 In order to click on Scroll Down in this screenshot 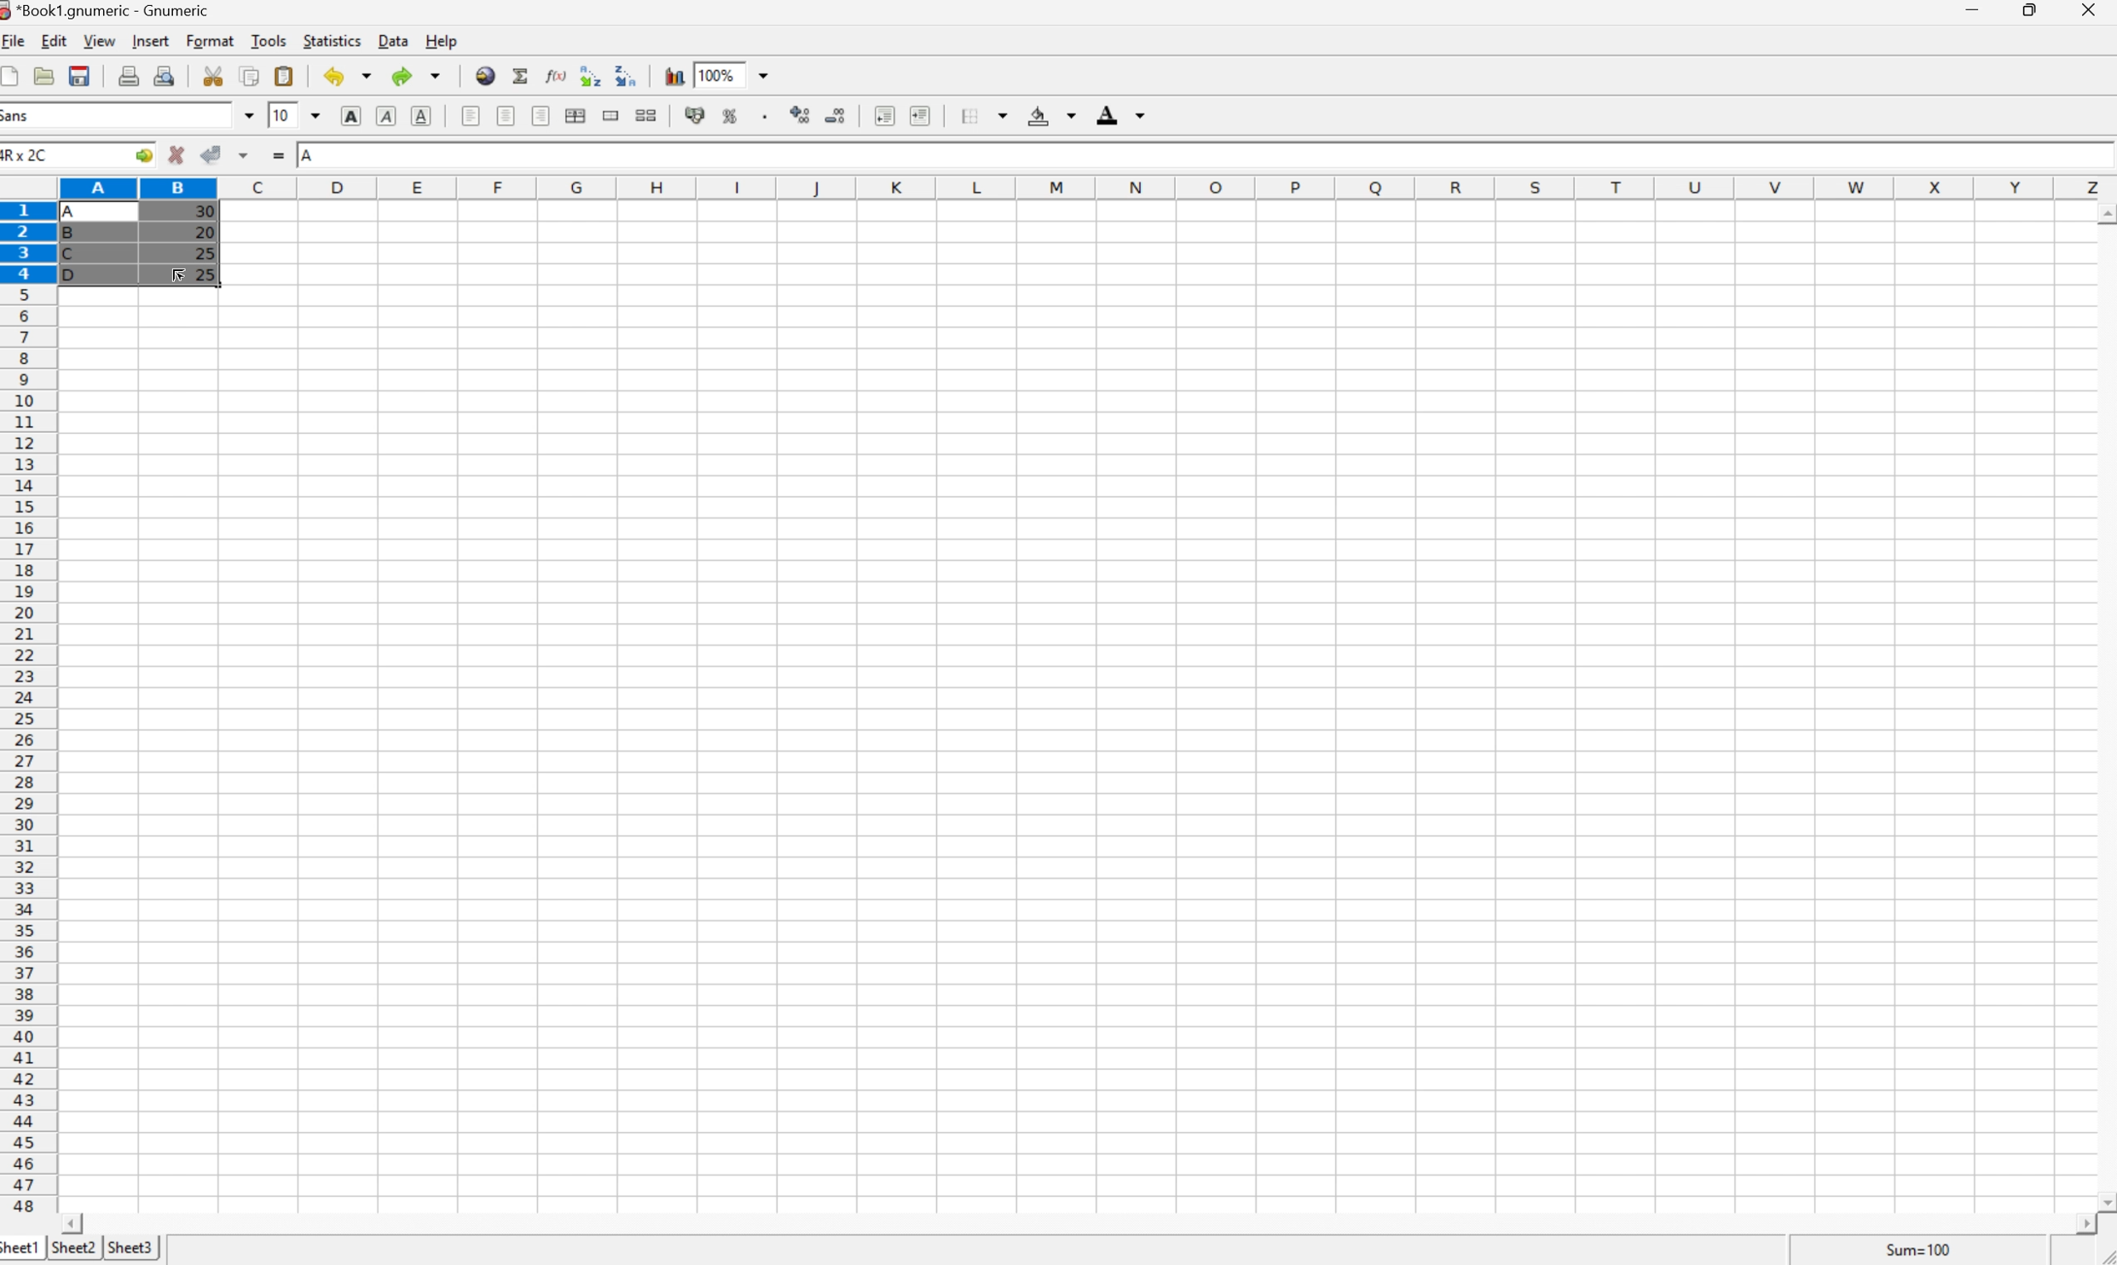, I will do `click(2103, 1200)`.